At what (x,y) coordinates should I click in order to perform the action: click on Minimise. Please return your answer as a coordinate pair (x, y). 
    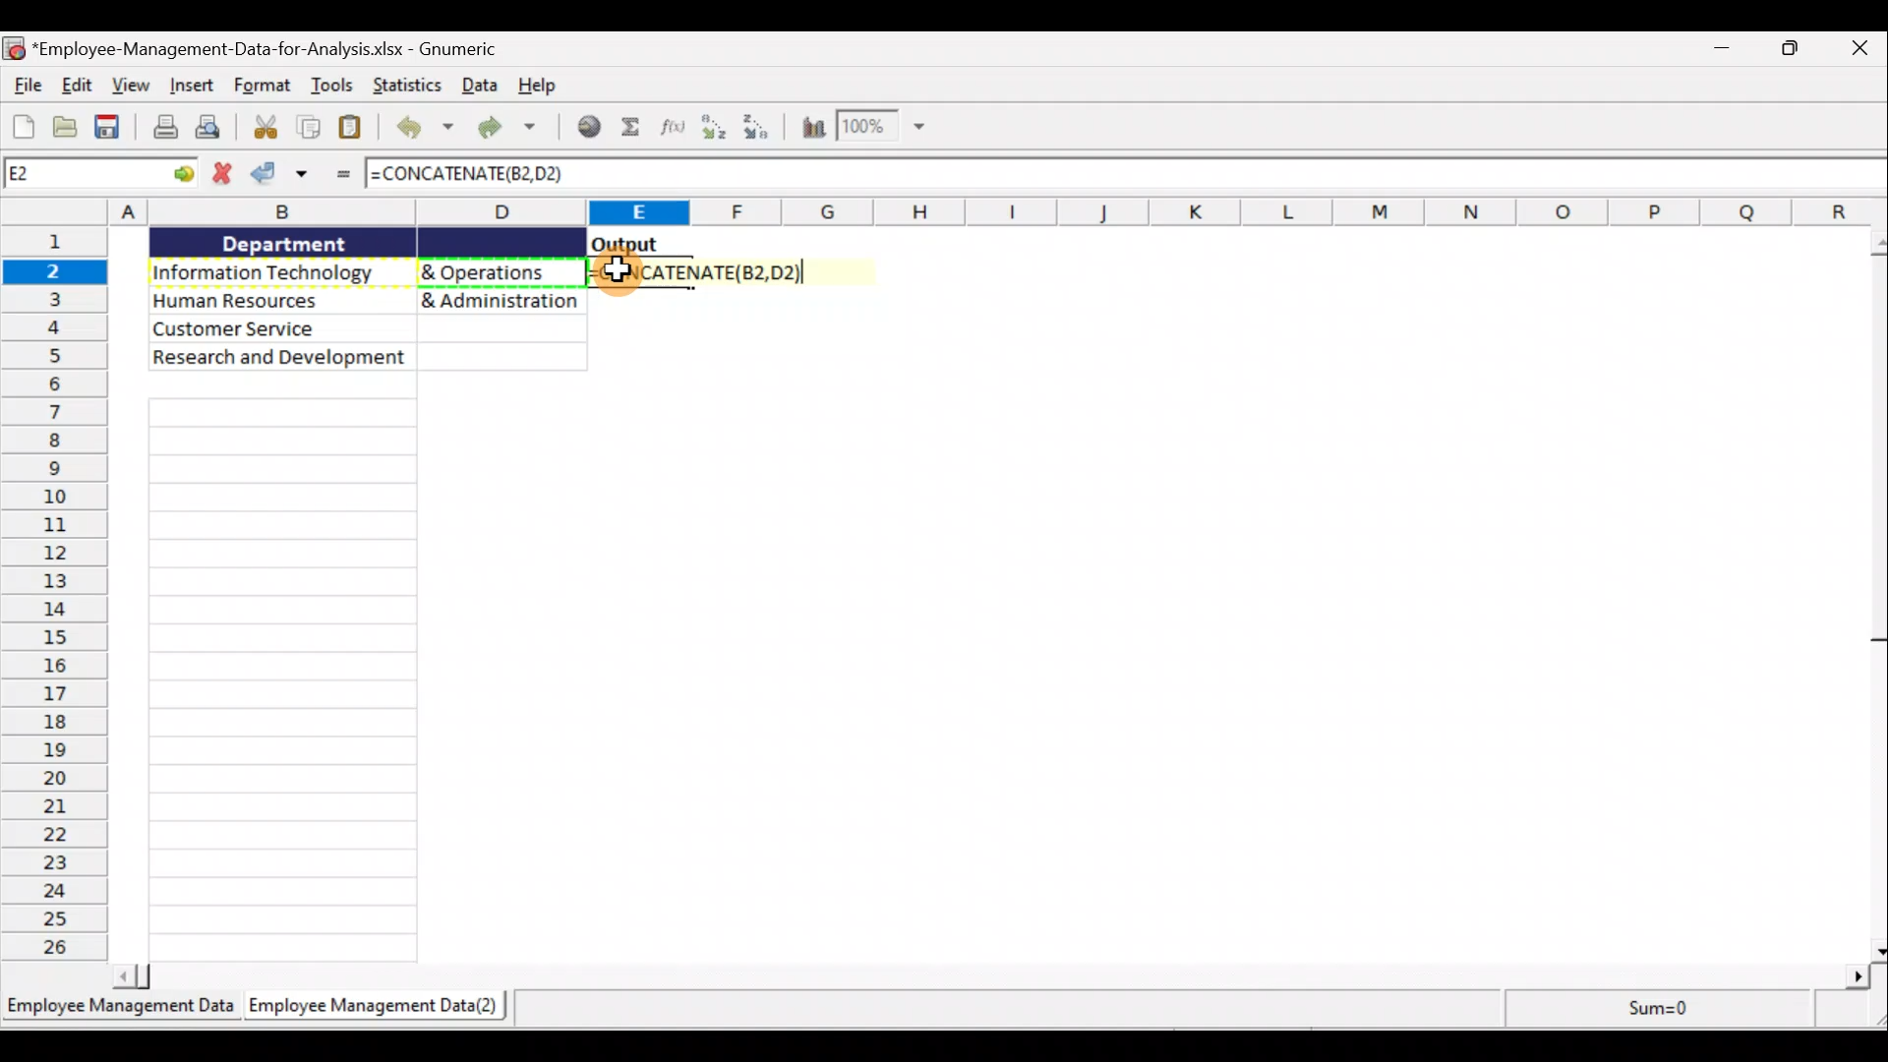
    Looking at the image, I should click on (1726, 54).